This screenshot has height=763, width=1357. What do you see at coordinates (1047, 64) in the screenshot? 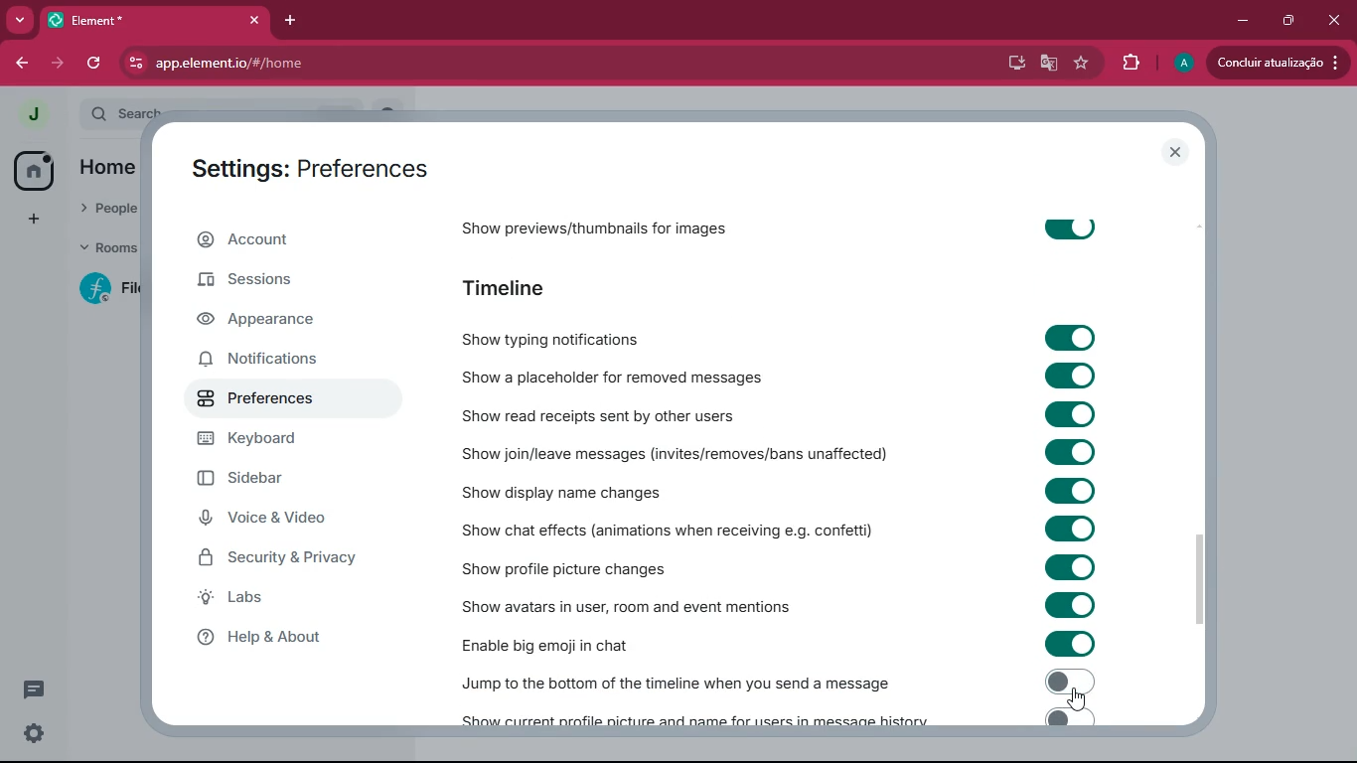
I see `google translate` at bounding box center [1047, 64].